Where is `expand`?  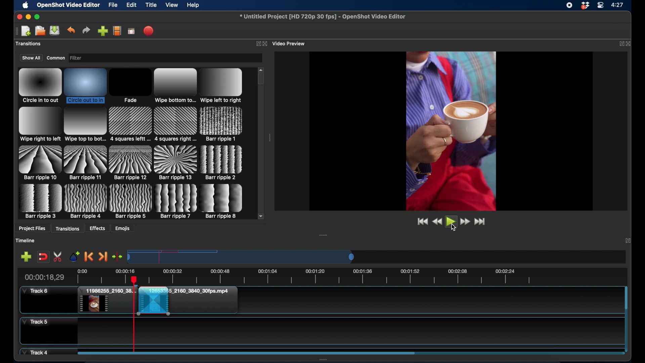
expand is located at coordinates (257, 43).